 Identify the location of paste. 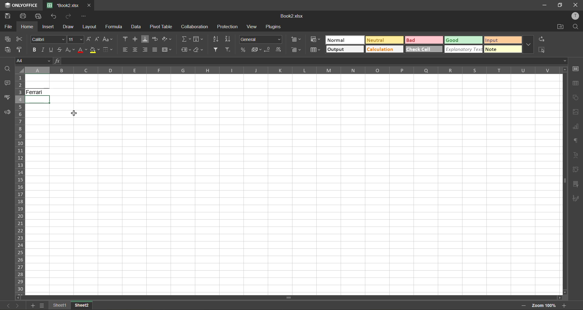
(7, 50).